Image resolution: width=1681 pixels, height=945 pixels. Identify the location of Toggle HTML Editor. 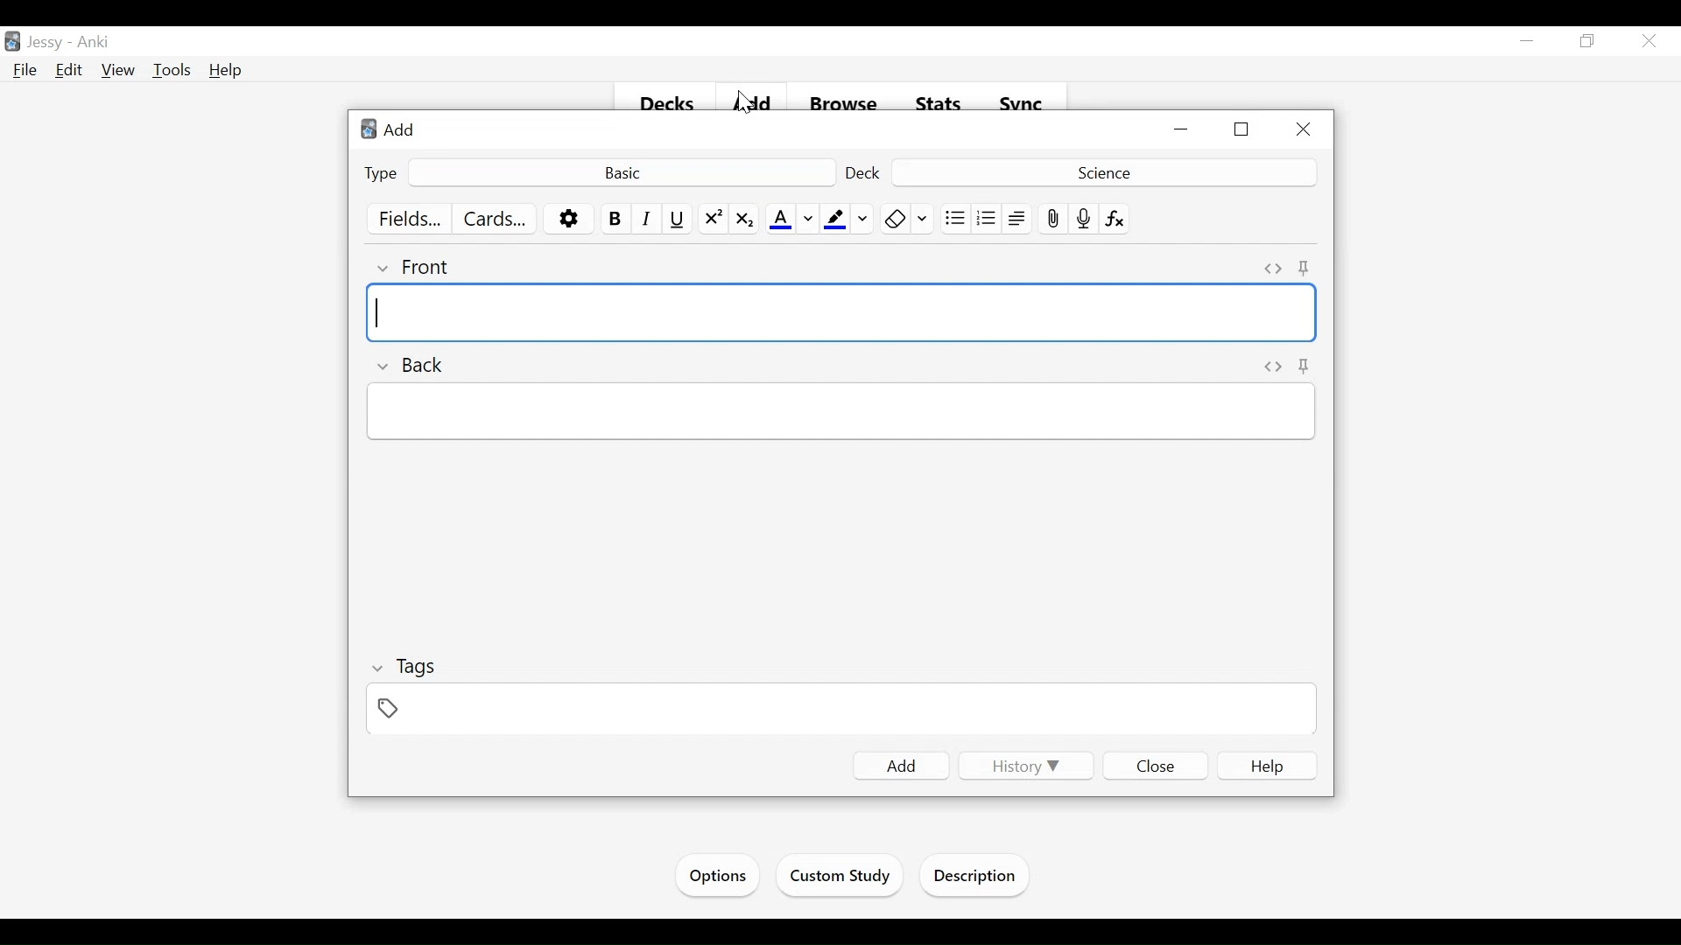
(1273, 269).